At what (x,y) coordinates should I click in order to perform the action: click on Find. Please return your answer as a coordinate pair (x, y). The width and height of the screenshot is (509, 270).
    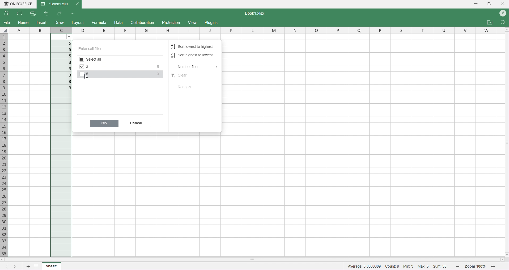
    Looking at the image, I should click on (502, 23).